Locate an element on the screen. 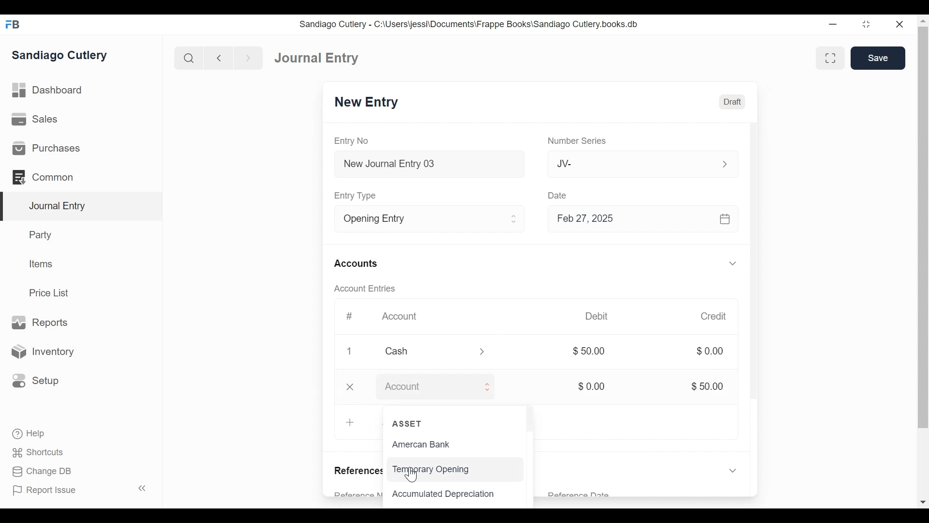 This screenshot has height=523, width=929. ASSET is located at coordinates (407, 424).